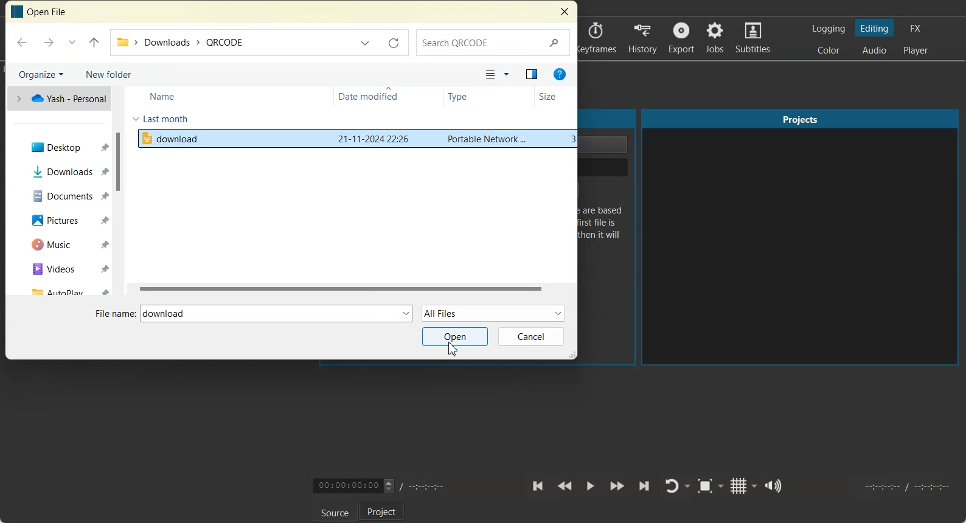  What do you see at coordinates (64, 268) in the screenshot?
I see `Video` at bounding box center [64, 268].